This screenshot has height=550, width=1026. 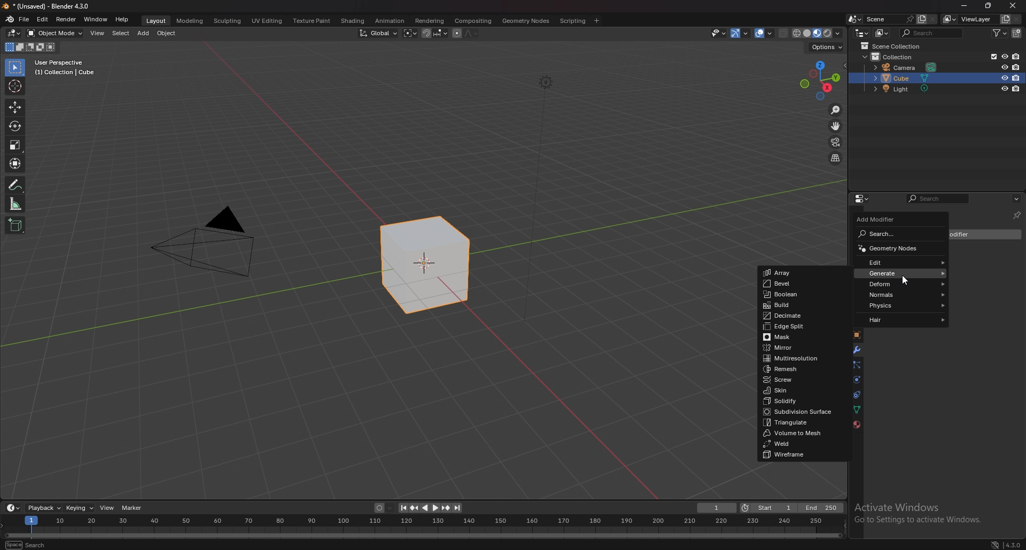 What do you see at coordinates (821, 81) in the screenshot?
I see `use a preset viewport` at bounding box center [821, 81].